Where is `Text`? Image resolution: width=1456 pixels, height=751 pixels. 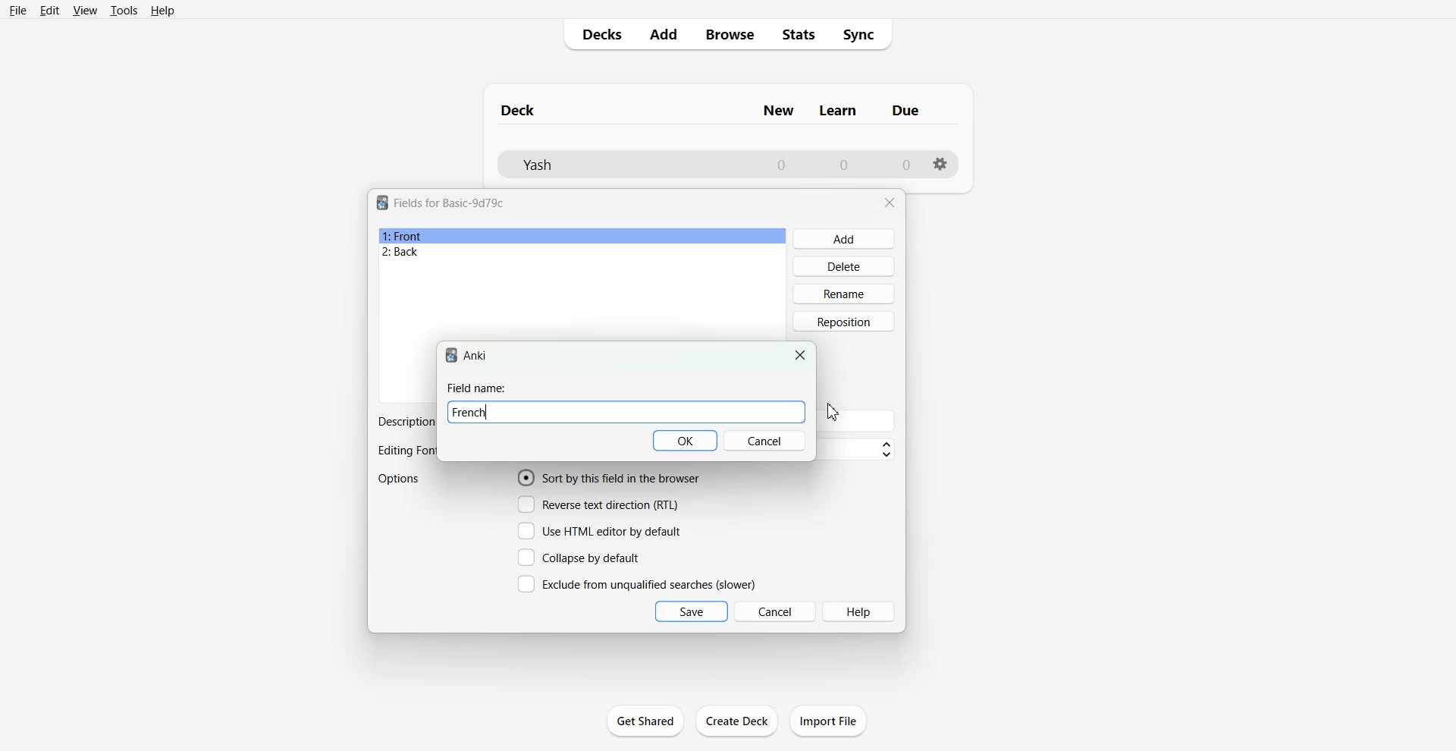
Text is located at coordinates (477, 388).